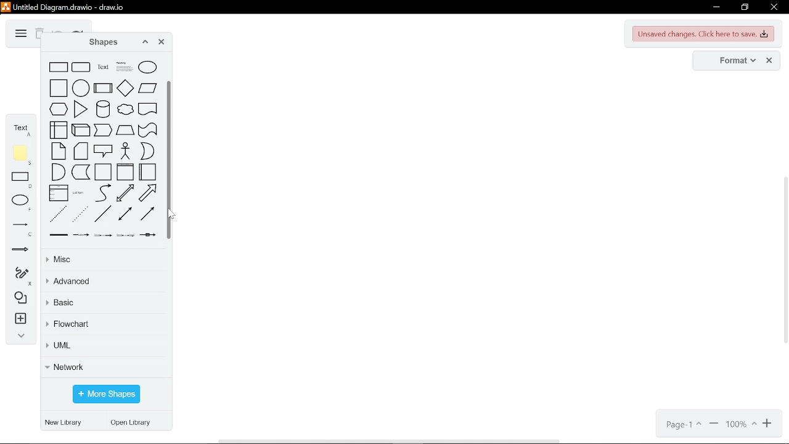  What do you see at coordinates (148, 88) in the screenshot?
I see `parallelogram` at bounding box center [148, 88].